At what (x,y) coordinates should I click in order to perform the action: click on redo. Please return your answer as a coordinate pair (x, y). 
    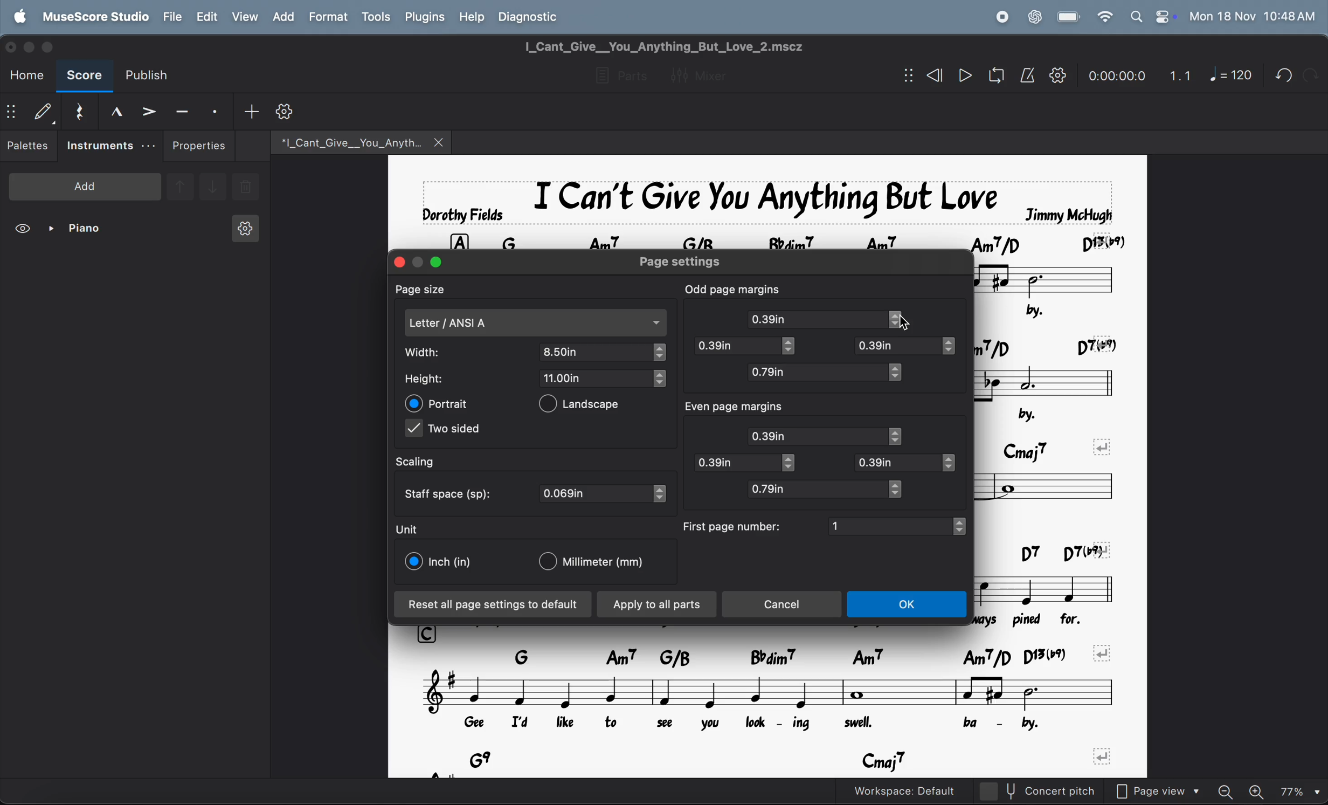
    Looking at the image, I should click on (1279, 75).